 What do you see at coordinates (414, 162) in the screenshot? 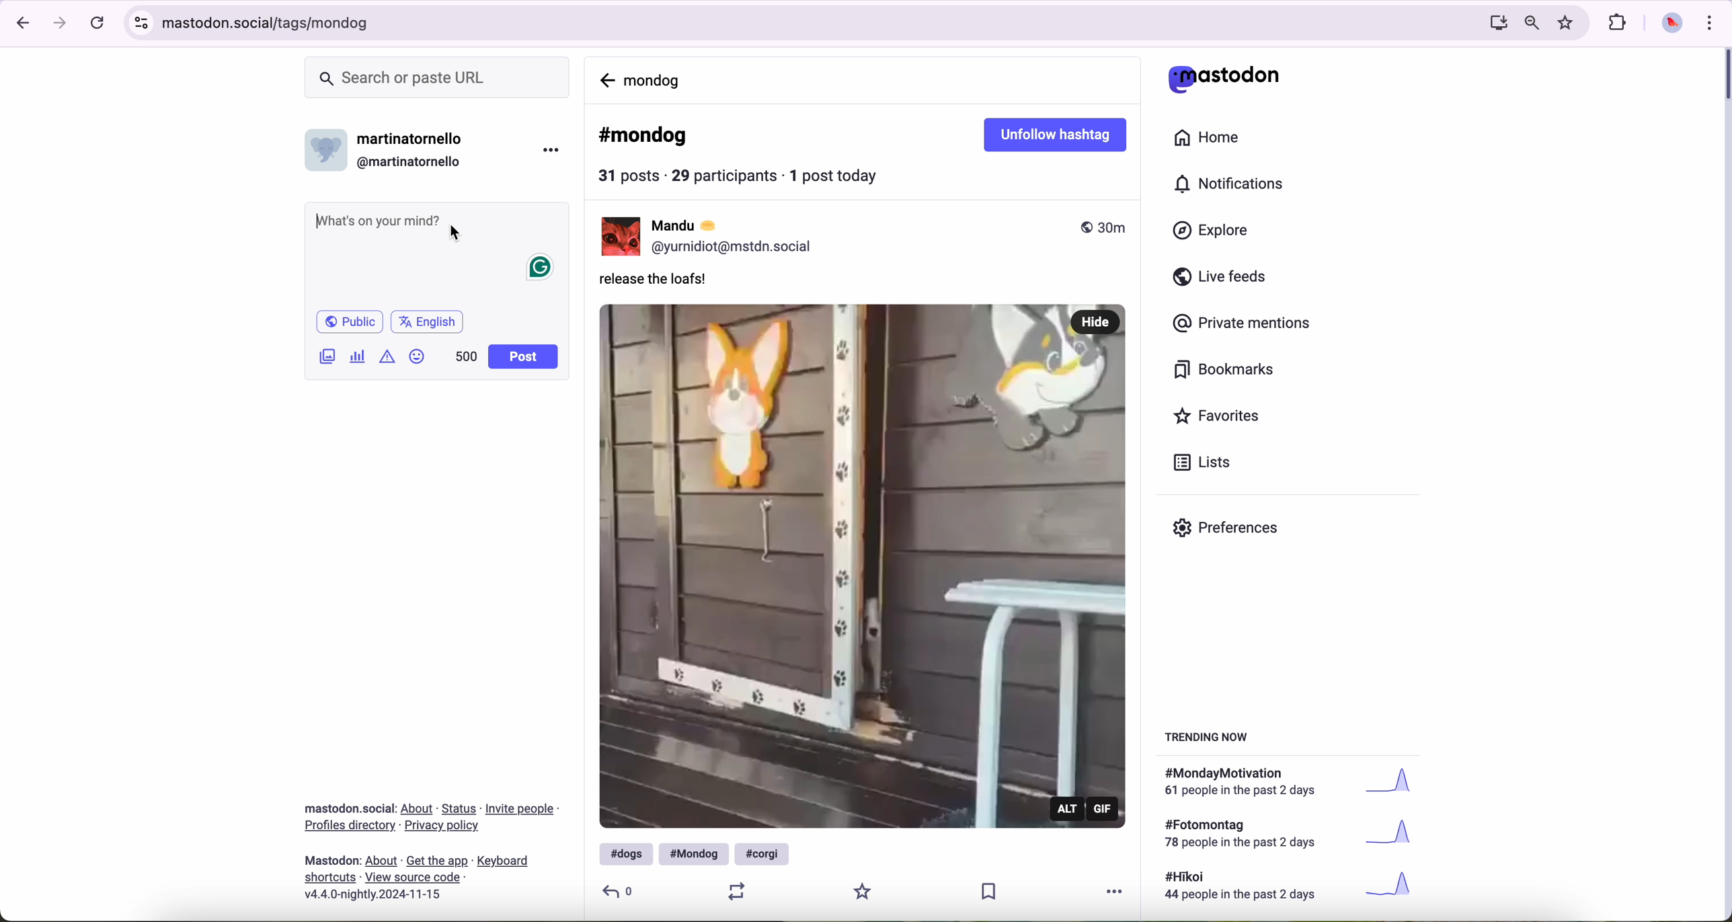
I see `user id` at bounding box center [414, 162].